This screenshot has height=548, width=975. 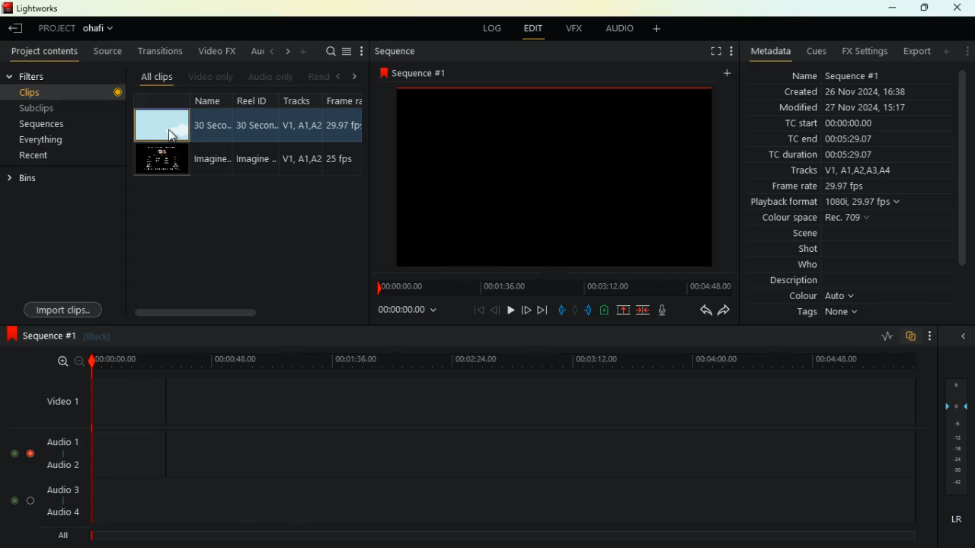 I want to click on tc end, so click(x=833, y=140).